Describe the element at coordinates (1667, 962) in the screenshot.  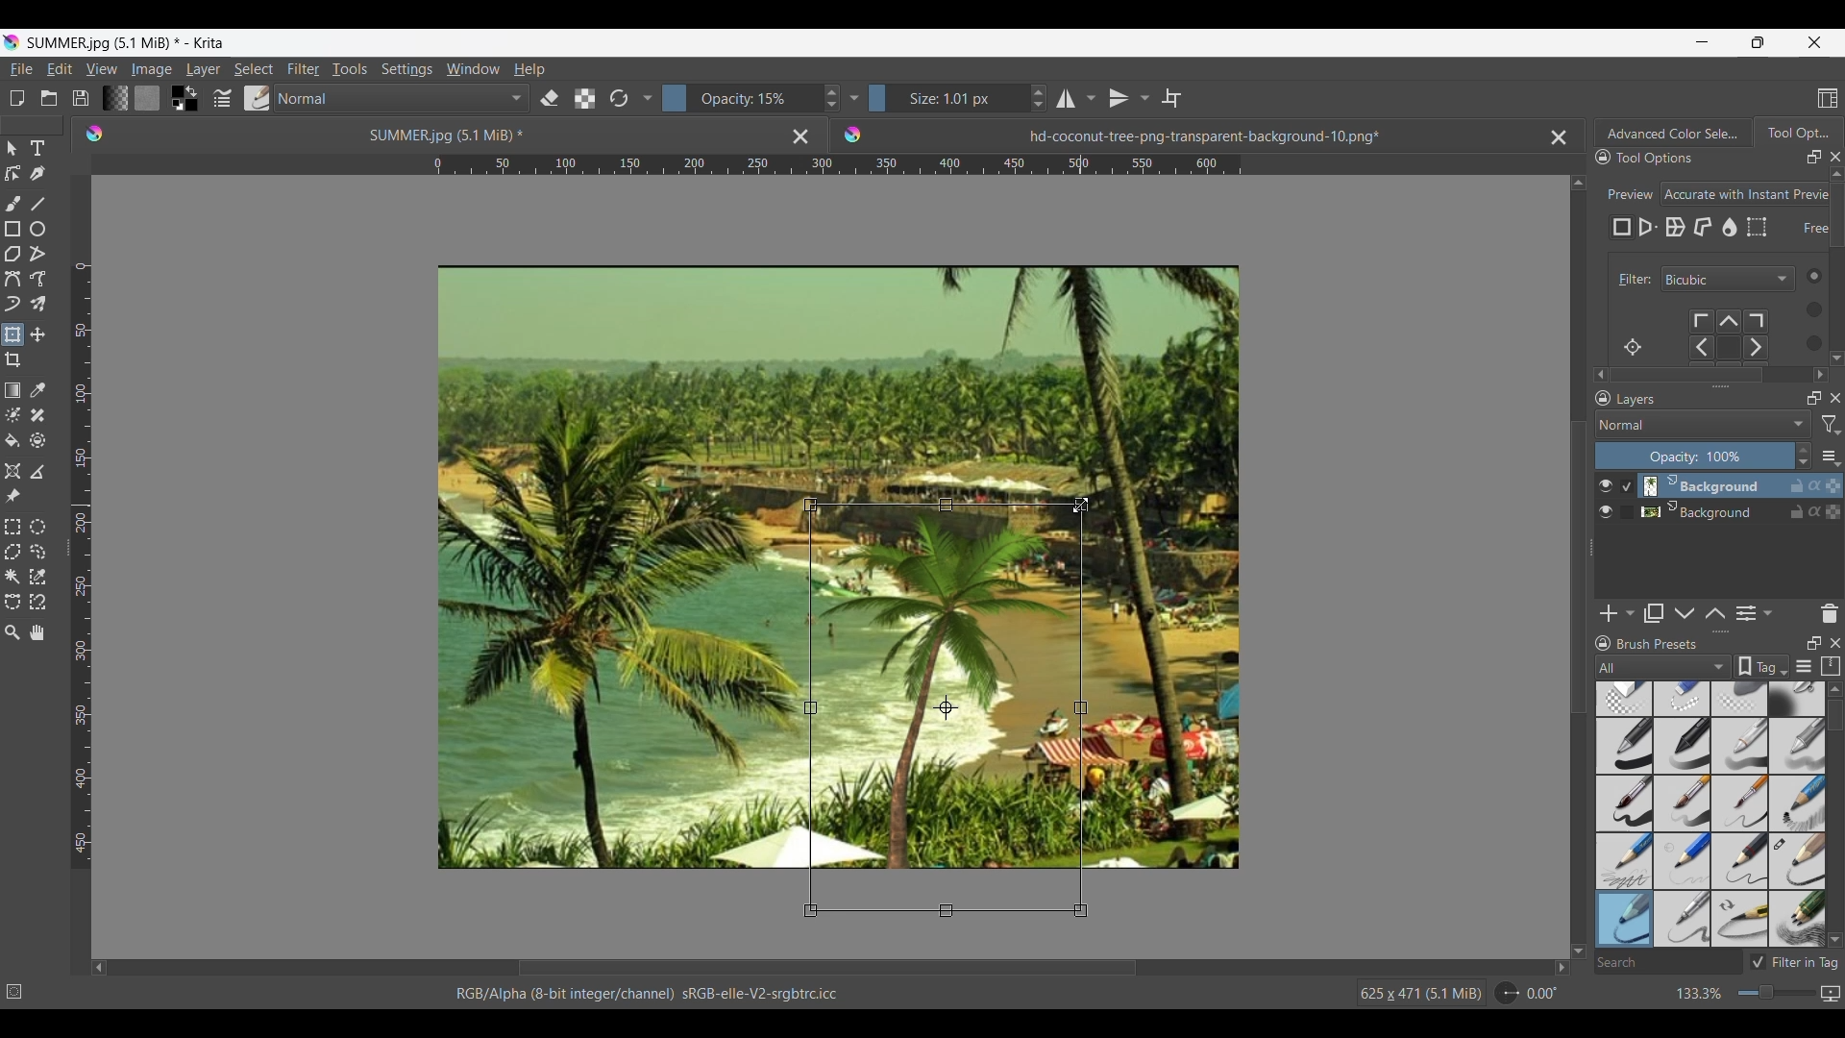
I see `Search brush manually` at that location.